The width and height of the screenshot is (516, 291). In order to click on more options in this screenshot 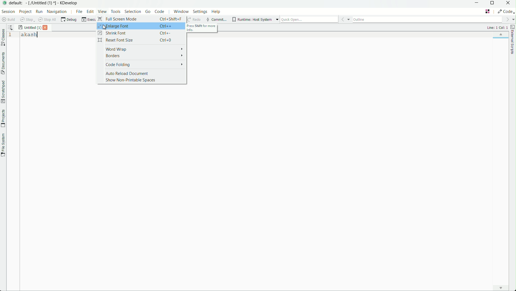, I will do `click(277, 20)`.